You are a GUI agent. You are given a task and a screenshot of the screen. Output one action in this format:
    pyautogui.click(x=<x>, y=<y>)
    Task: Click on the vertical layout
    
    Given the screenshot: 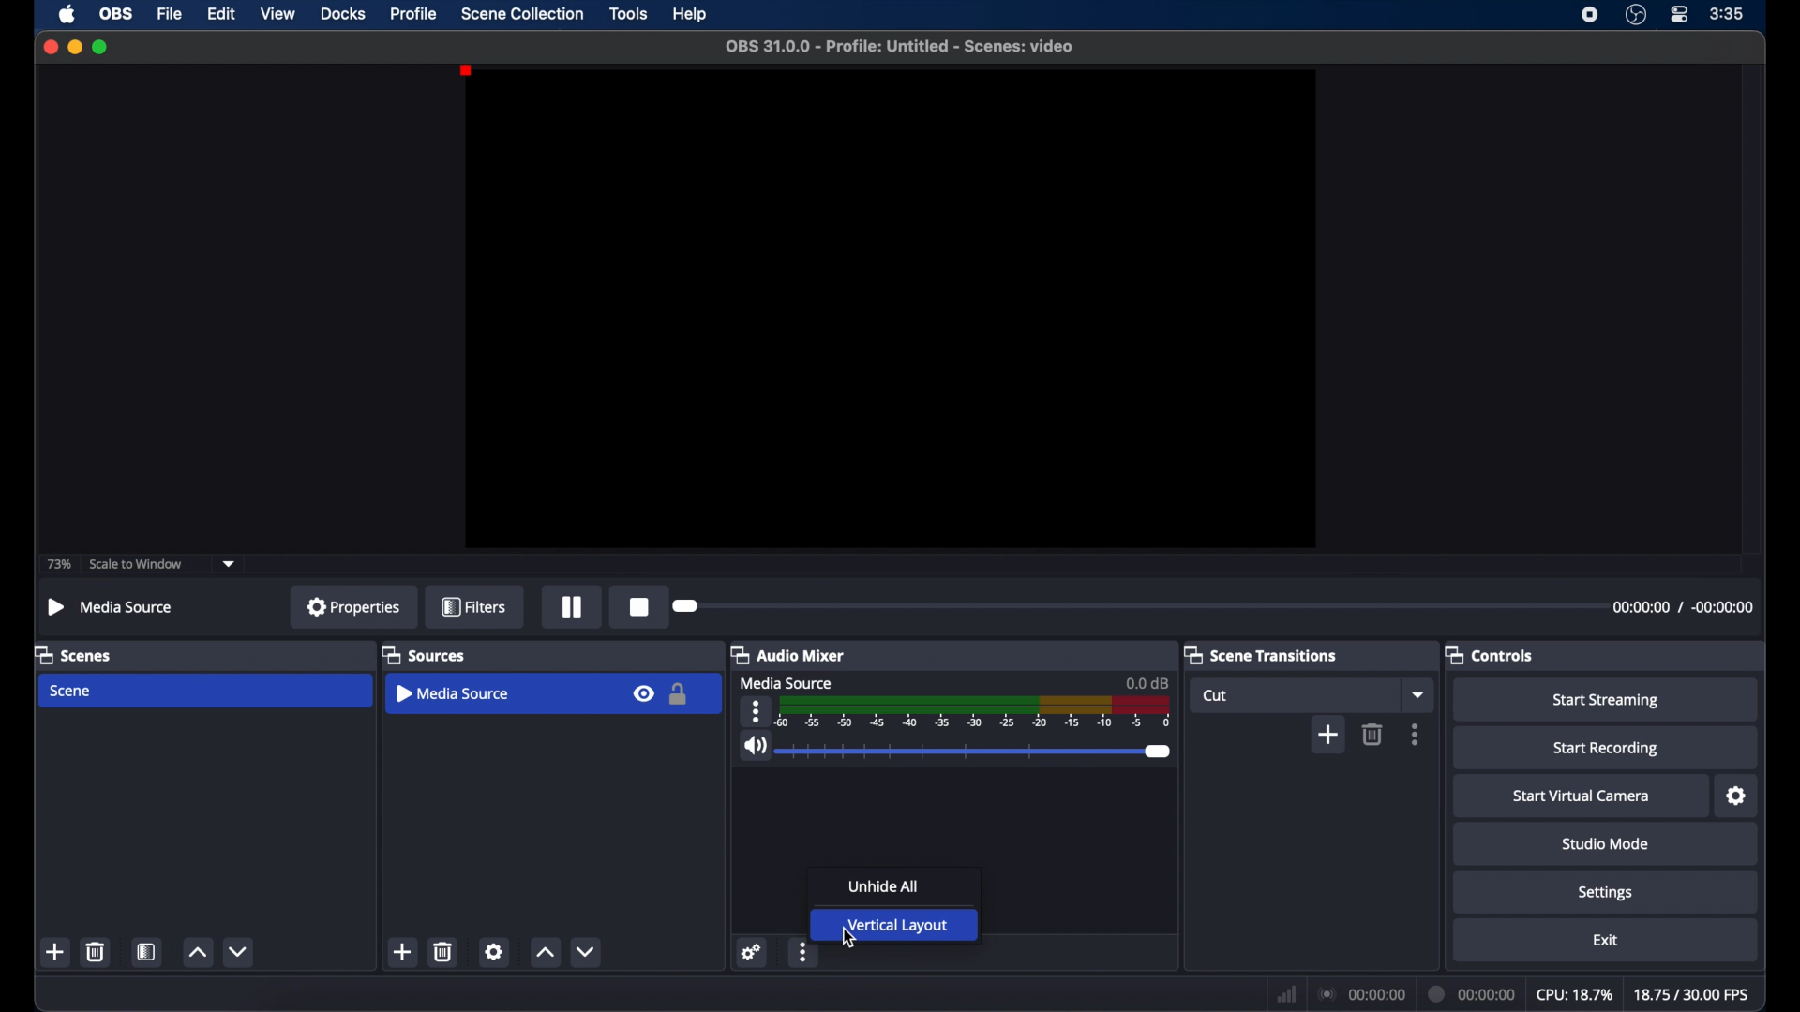 What is the action you would take?
    pyautogui.click(x=898, y=926)
    